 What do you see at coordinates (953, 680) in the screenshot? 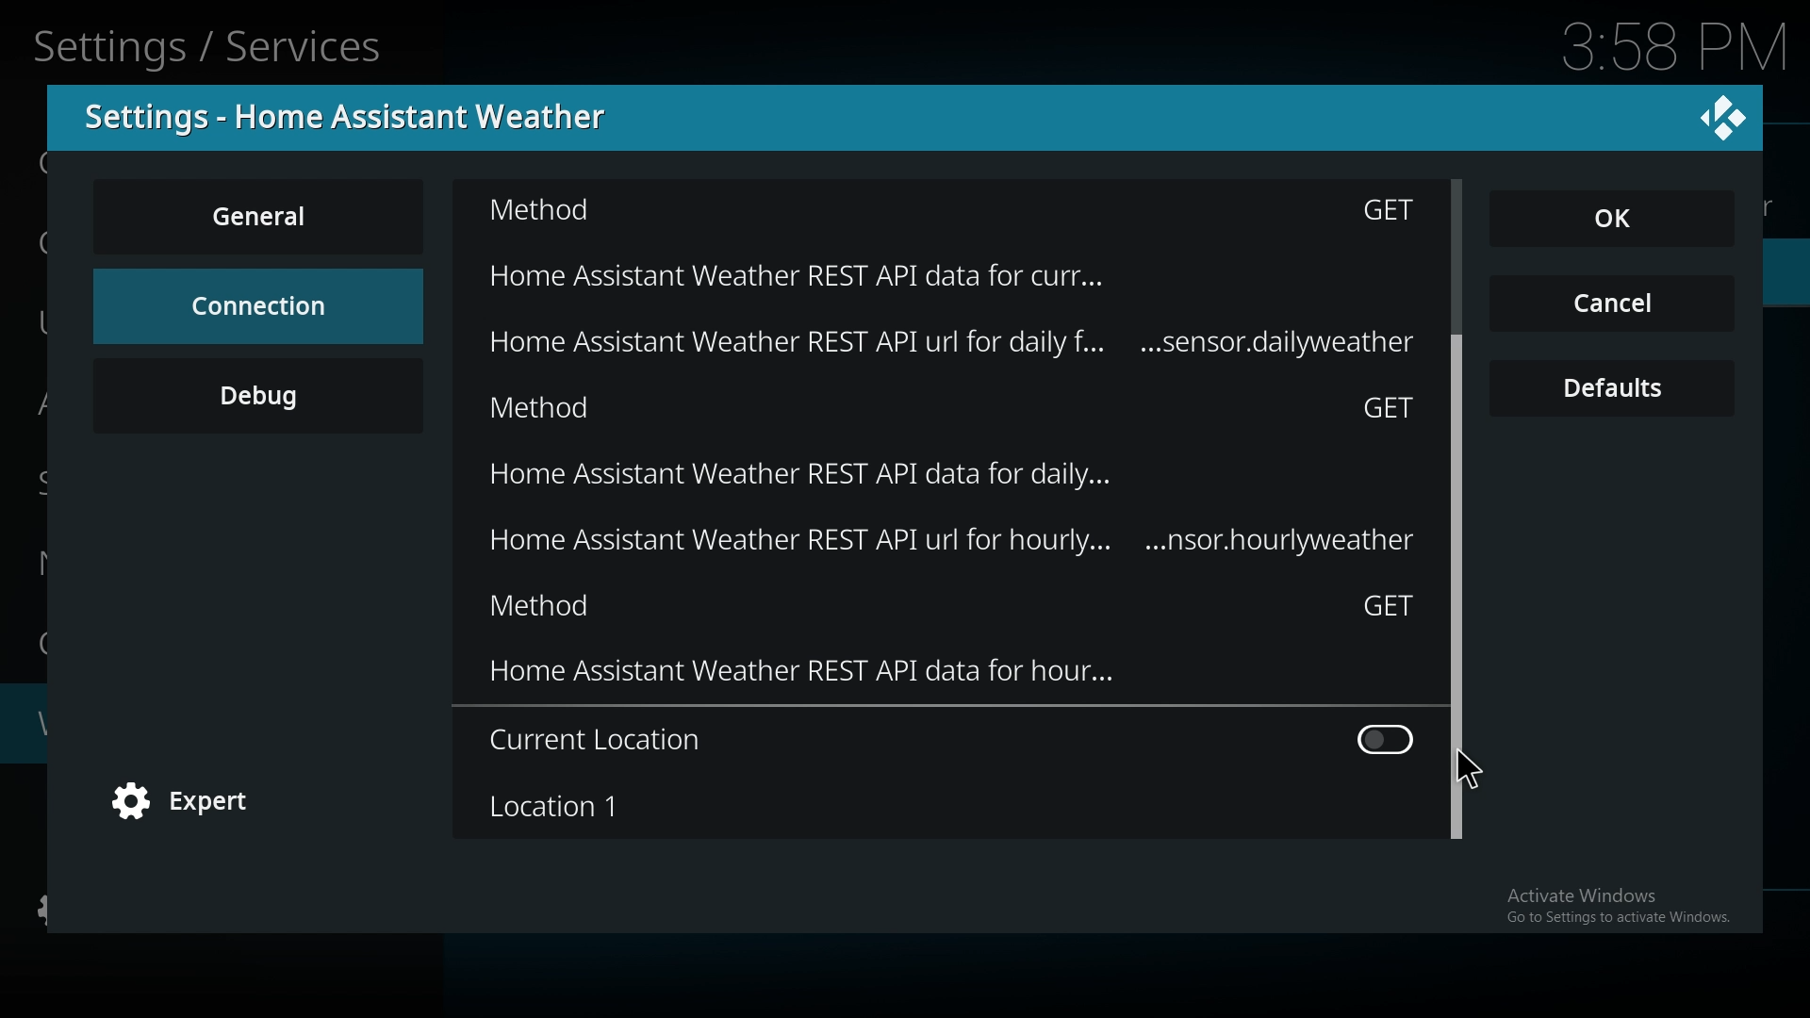
I see `Home assistant weather rest API data for hour` at bounding box center [953, 680].